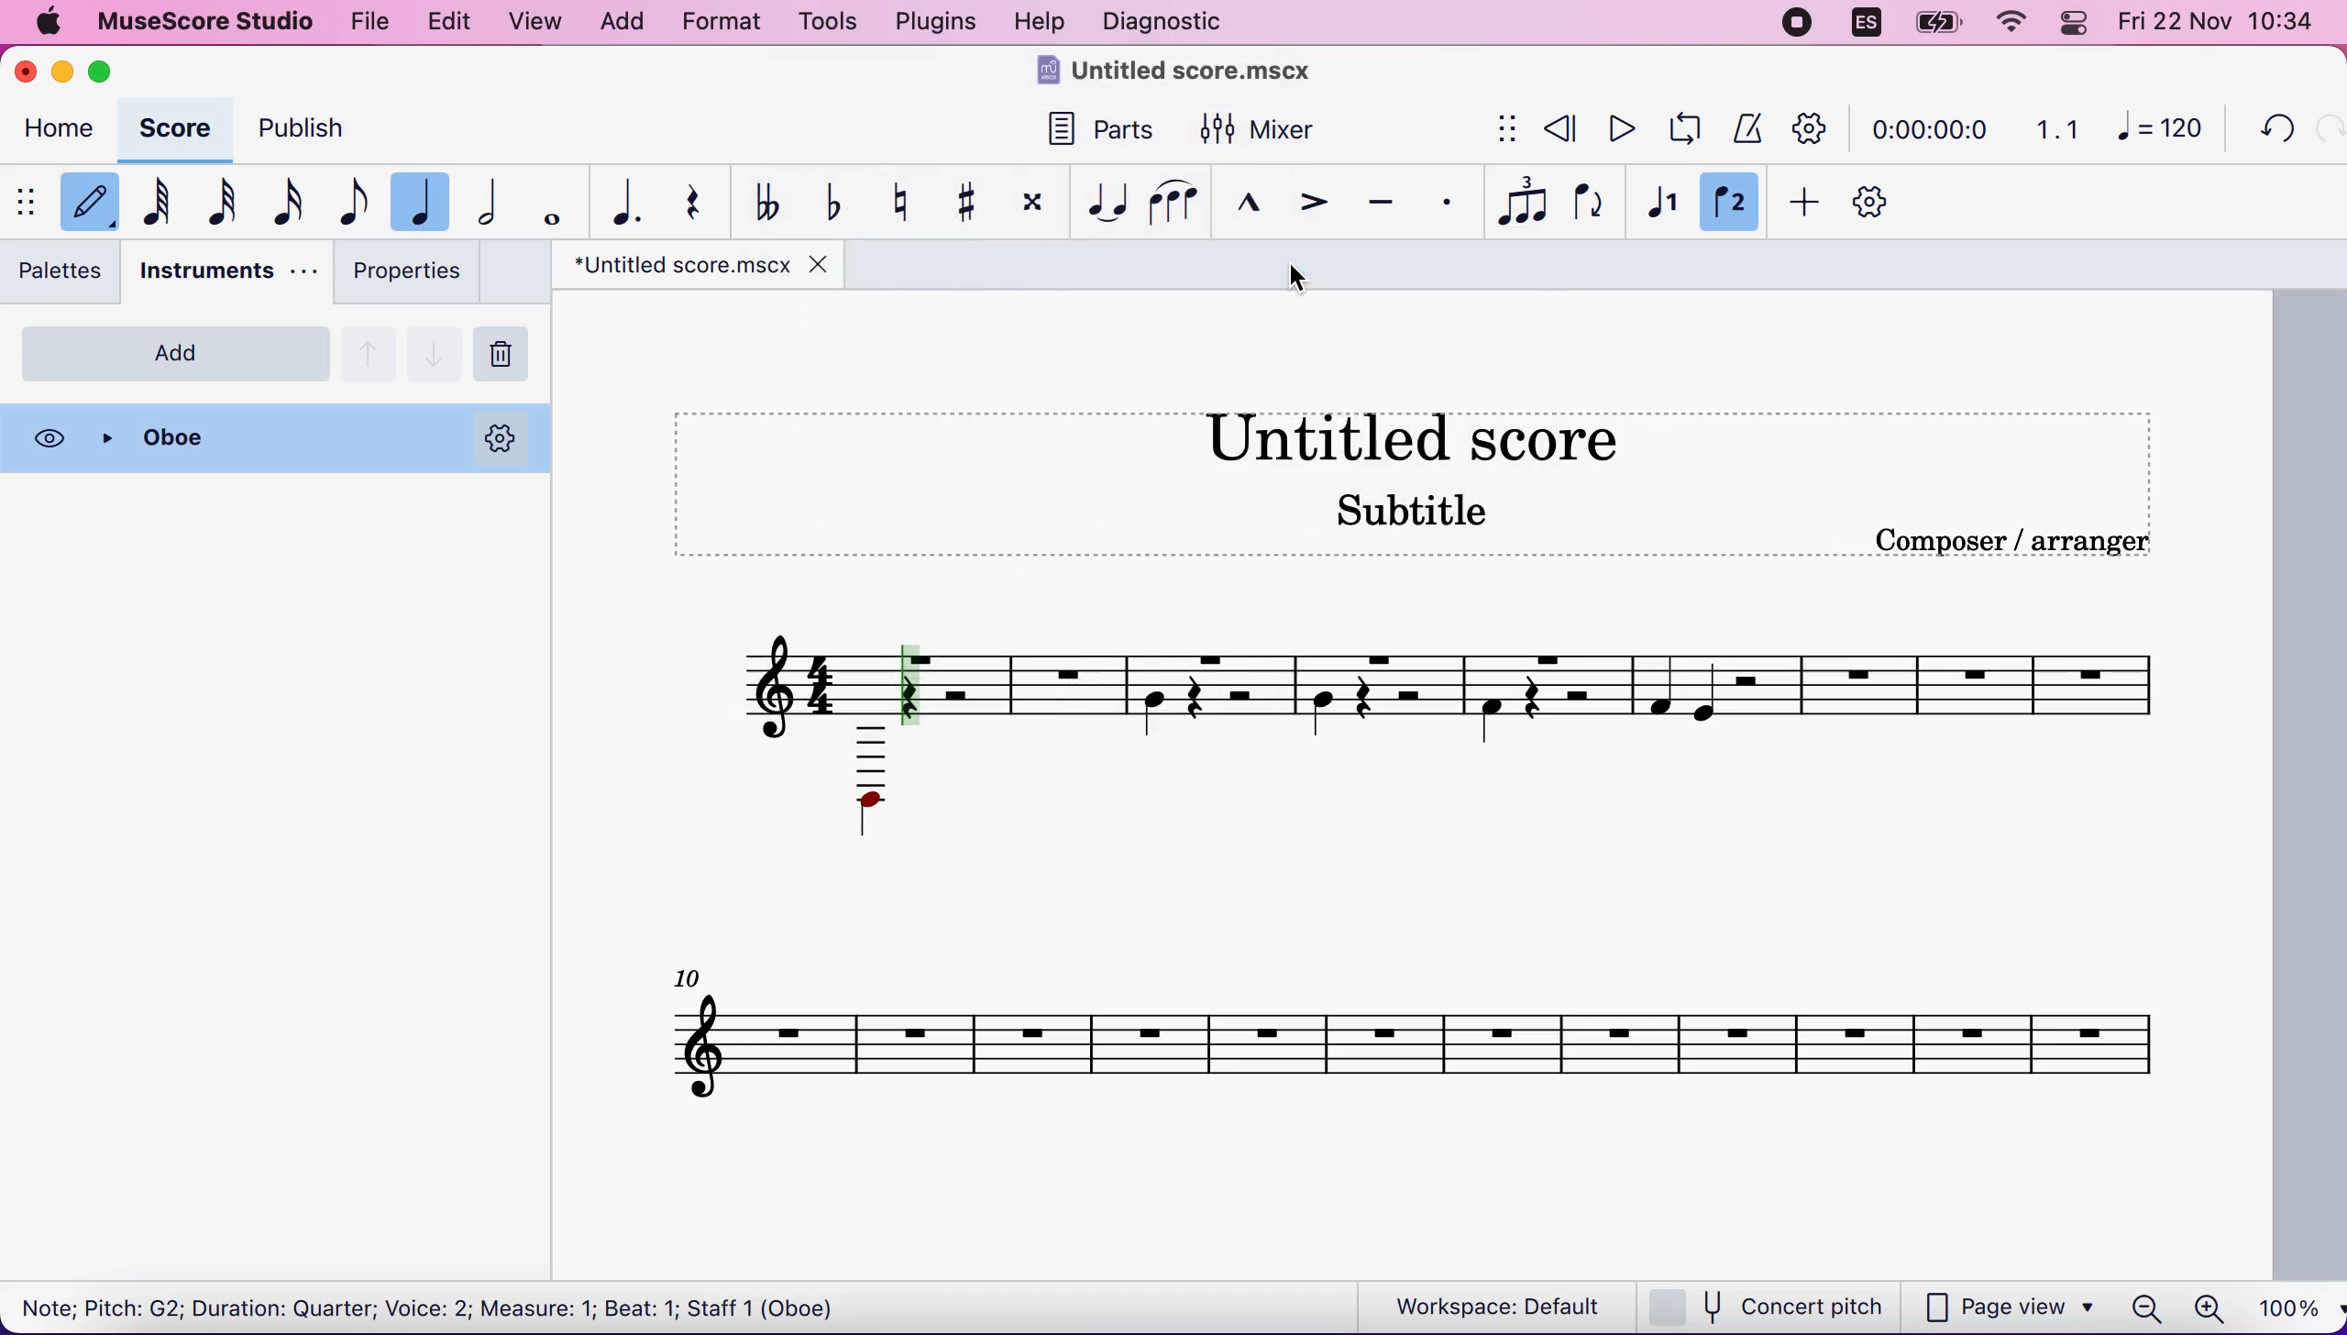  What do you see at coordinates (56, 25) in the screenshot?
I see `apple logo` at bounding box center [56, 25].